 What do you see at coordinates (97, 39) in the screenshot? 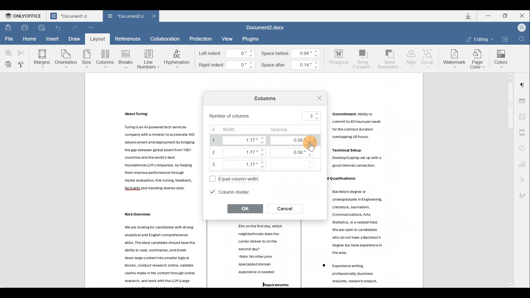
I see `Layout` at bounding box center [97, 39].